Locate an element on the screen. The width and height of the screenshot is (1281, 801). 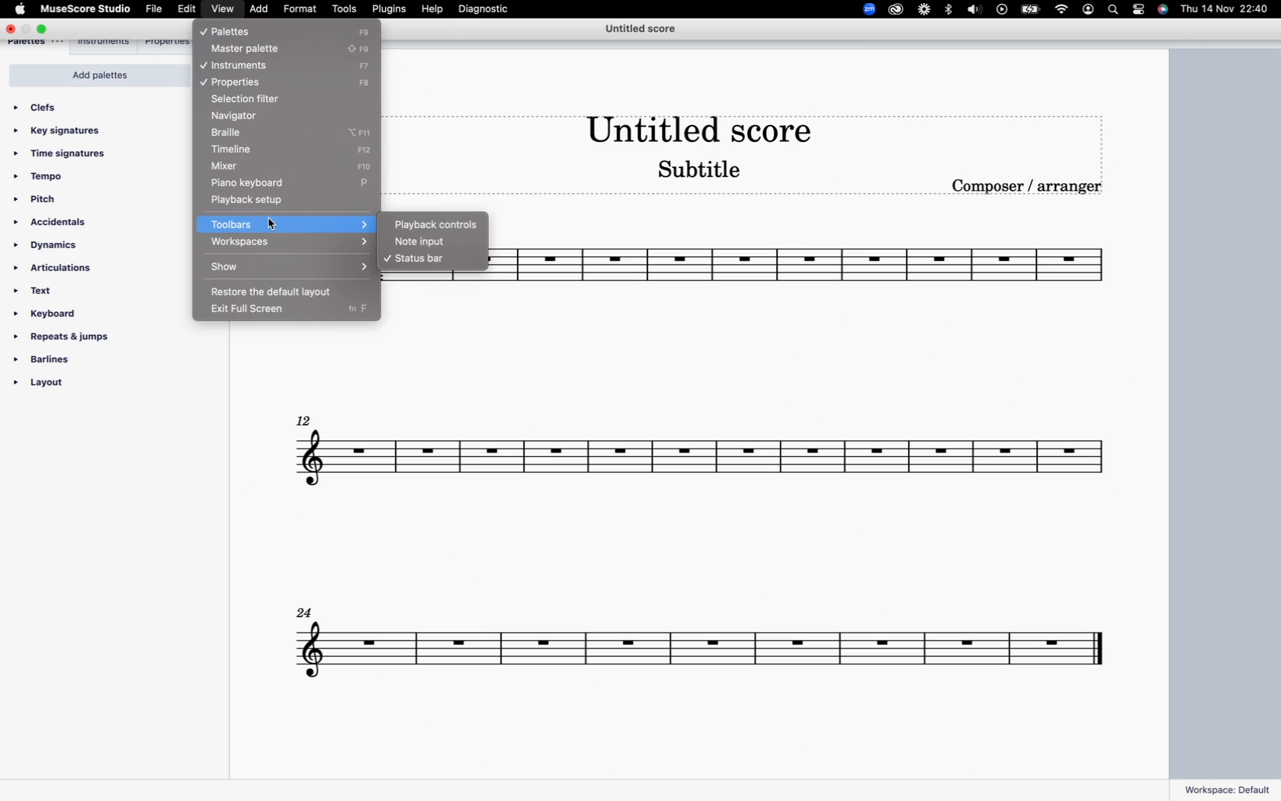
edit is located at coordinates (185, 9).